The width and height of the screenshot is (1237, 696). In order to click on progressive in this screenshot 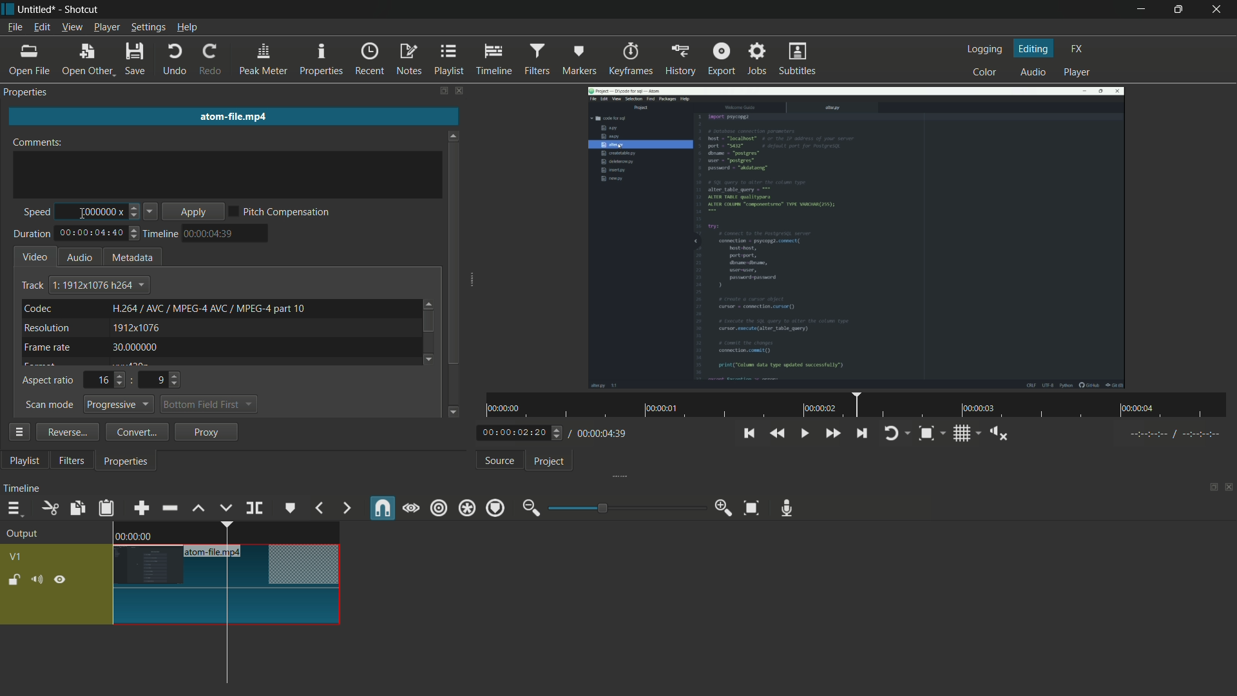, I will do `click(120, 404)`.